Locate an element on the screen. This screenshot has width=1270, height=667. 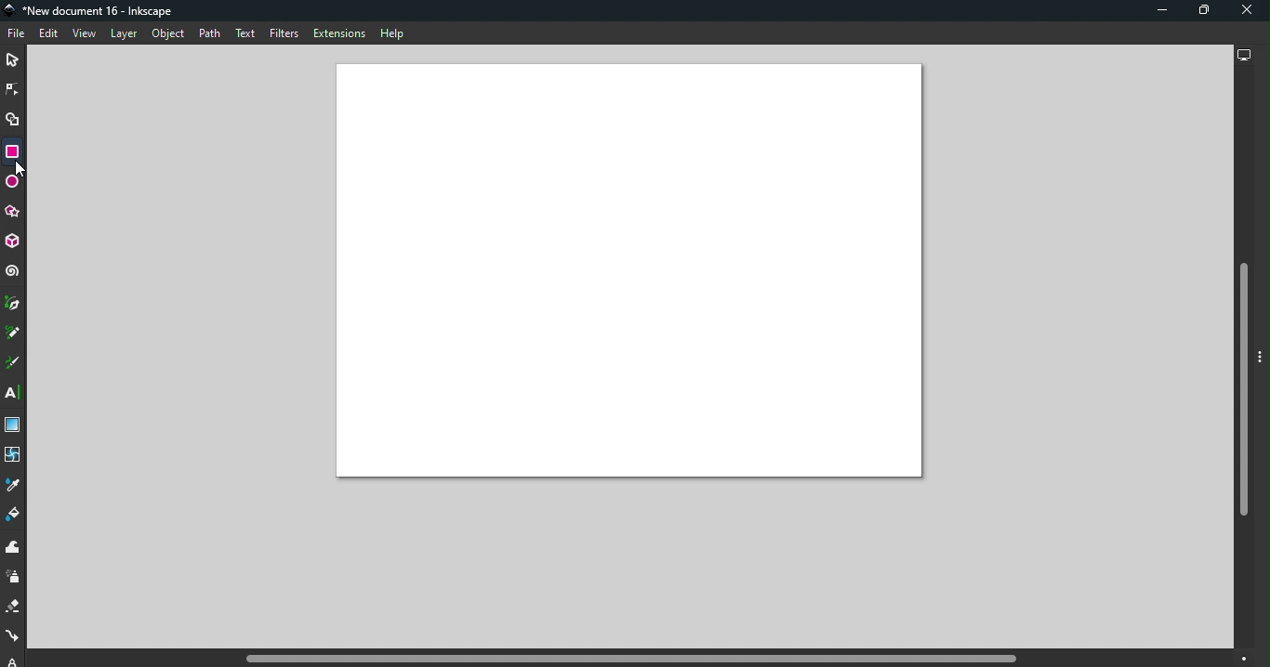
Canvas is located at coordinates (630, 271).